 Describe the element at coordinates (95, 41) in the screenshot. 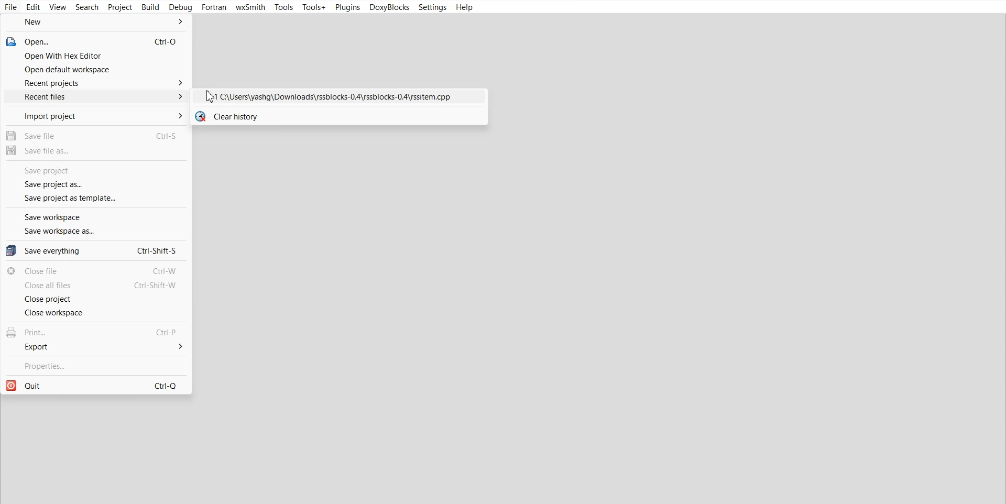

I see `Open` at that location.